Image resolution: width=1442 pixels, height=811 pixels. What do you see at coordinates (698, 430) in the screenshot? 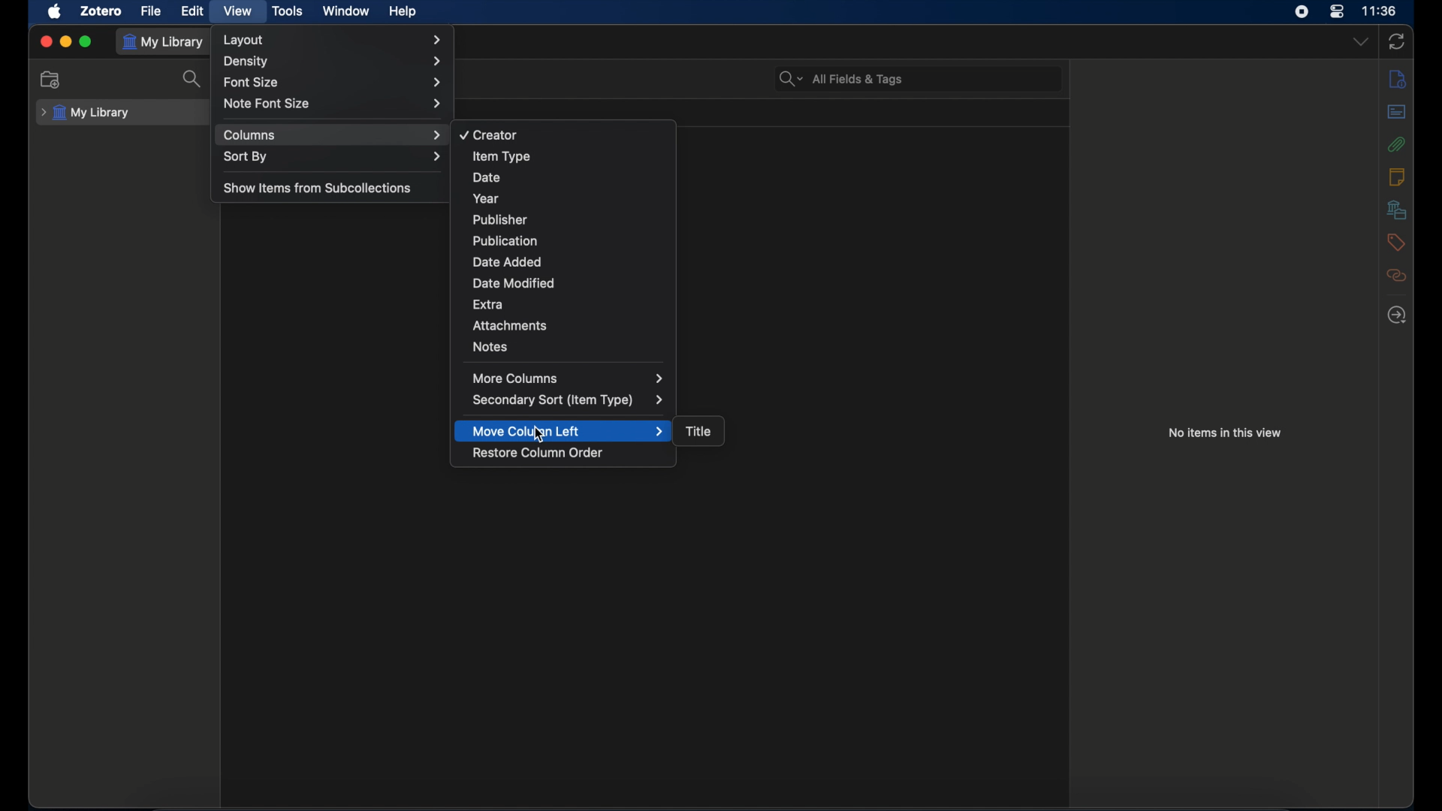
I see `title` at bounding box center [698, 430].